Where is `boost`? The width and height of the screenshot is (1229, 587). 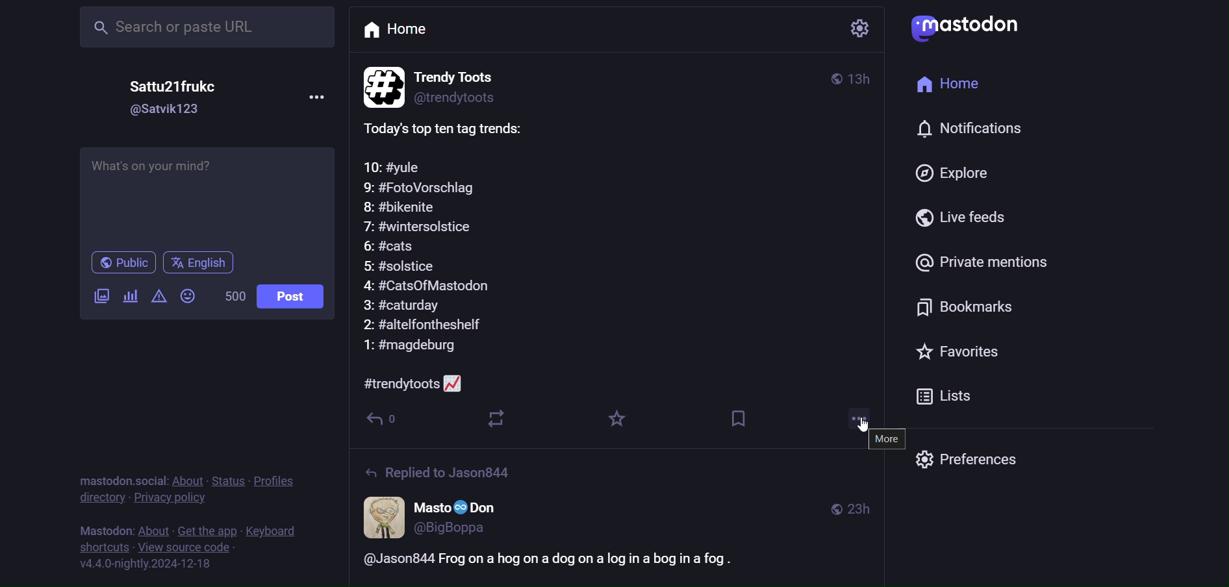
boost is located at coordinates (496, 417).